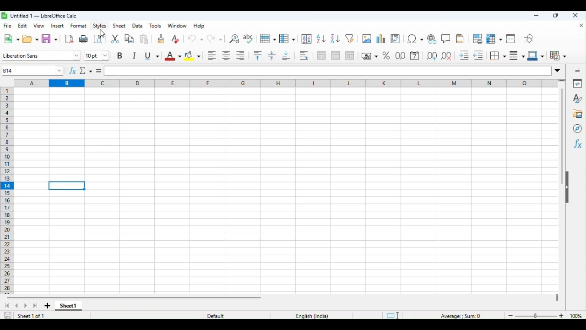 Image resolution: width=586 pixels, height=330 pixels. I want to click on cursor, so click(104, 33).